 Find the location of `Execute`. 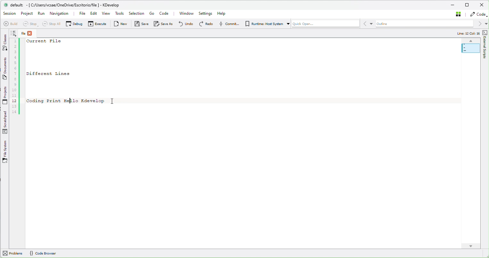

Execute is located at coordinates (96, 24).